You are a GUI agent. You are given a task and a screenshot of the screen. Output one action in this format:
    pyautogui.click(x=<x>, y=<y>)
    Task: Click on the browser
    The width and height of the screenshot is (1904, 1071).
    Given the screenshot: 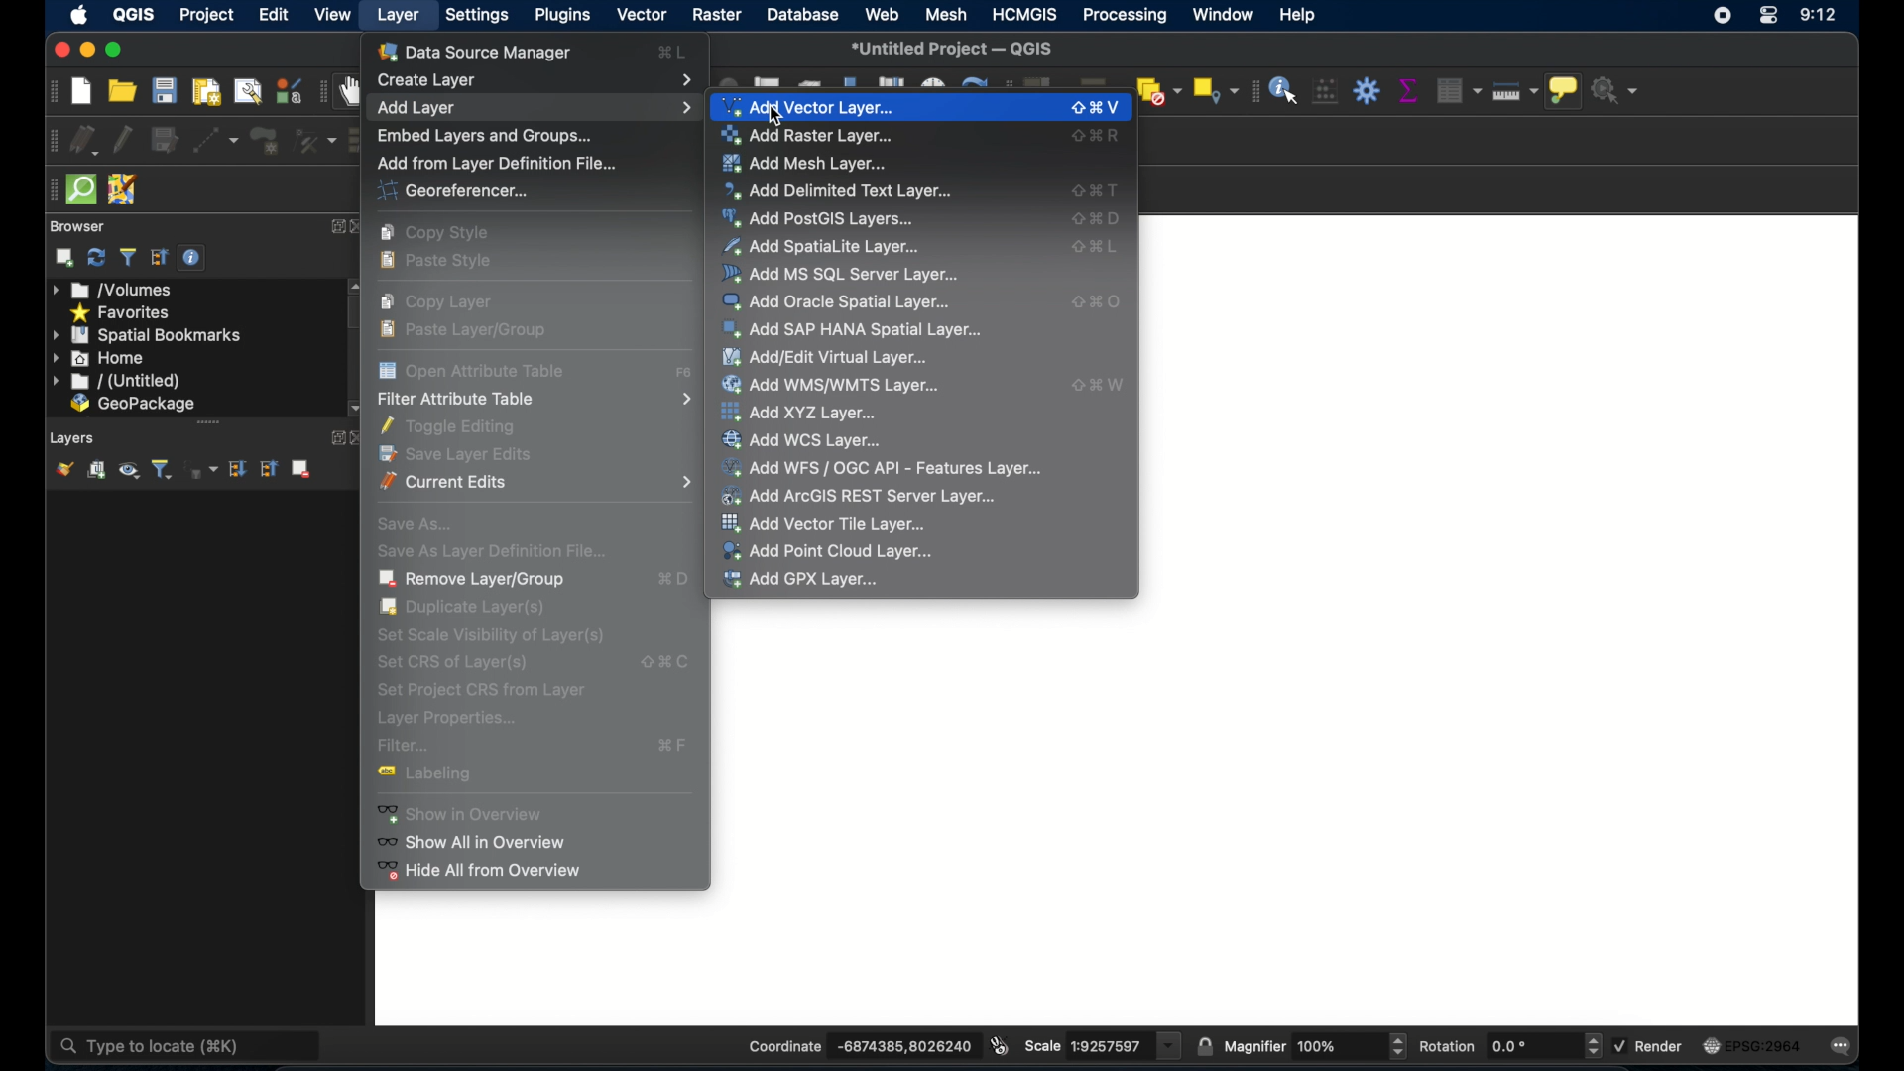 What is the action you would take?
    pyautogui.click(x=81, y=226)
    